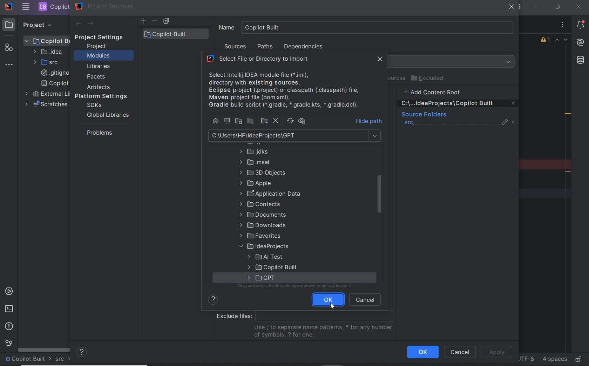 The image size is (589, 366). What do you see at coordinates (9, 309) in the screenshot?
I see `terminal` at bounding box center [9, 309].